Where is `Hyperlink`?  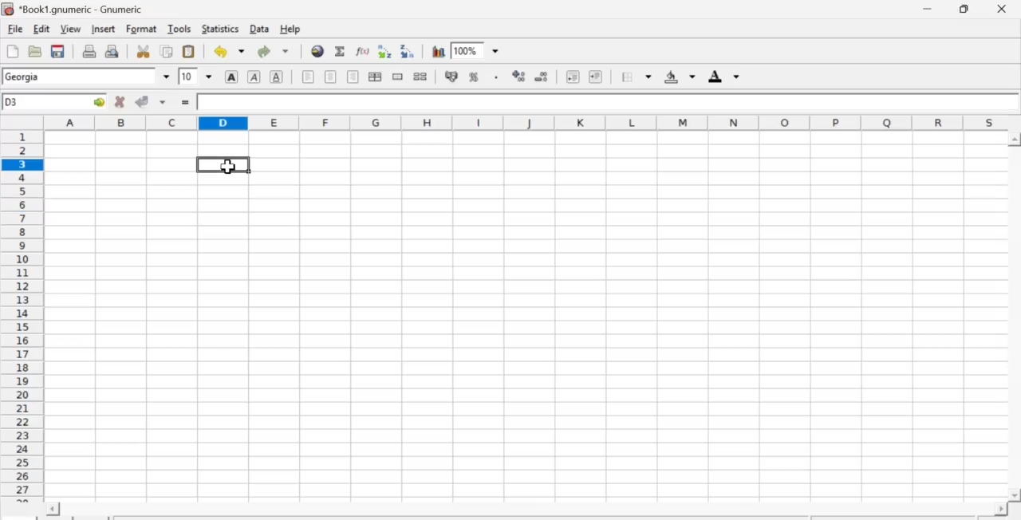
Hyperlink is located at coordinates (317, 52).